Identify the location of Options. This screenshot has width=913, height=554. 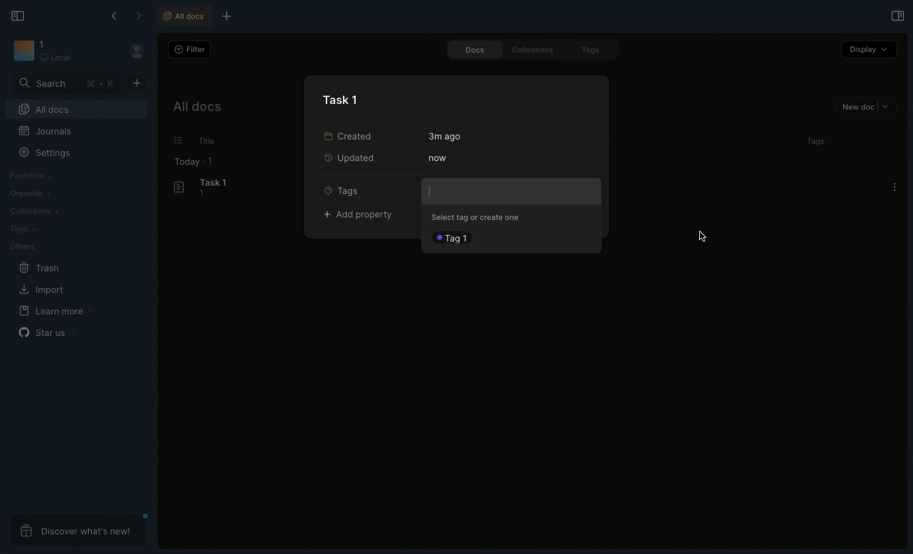
(895, 187).